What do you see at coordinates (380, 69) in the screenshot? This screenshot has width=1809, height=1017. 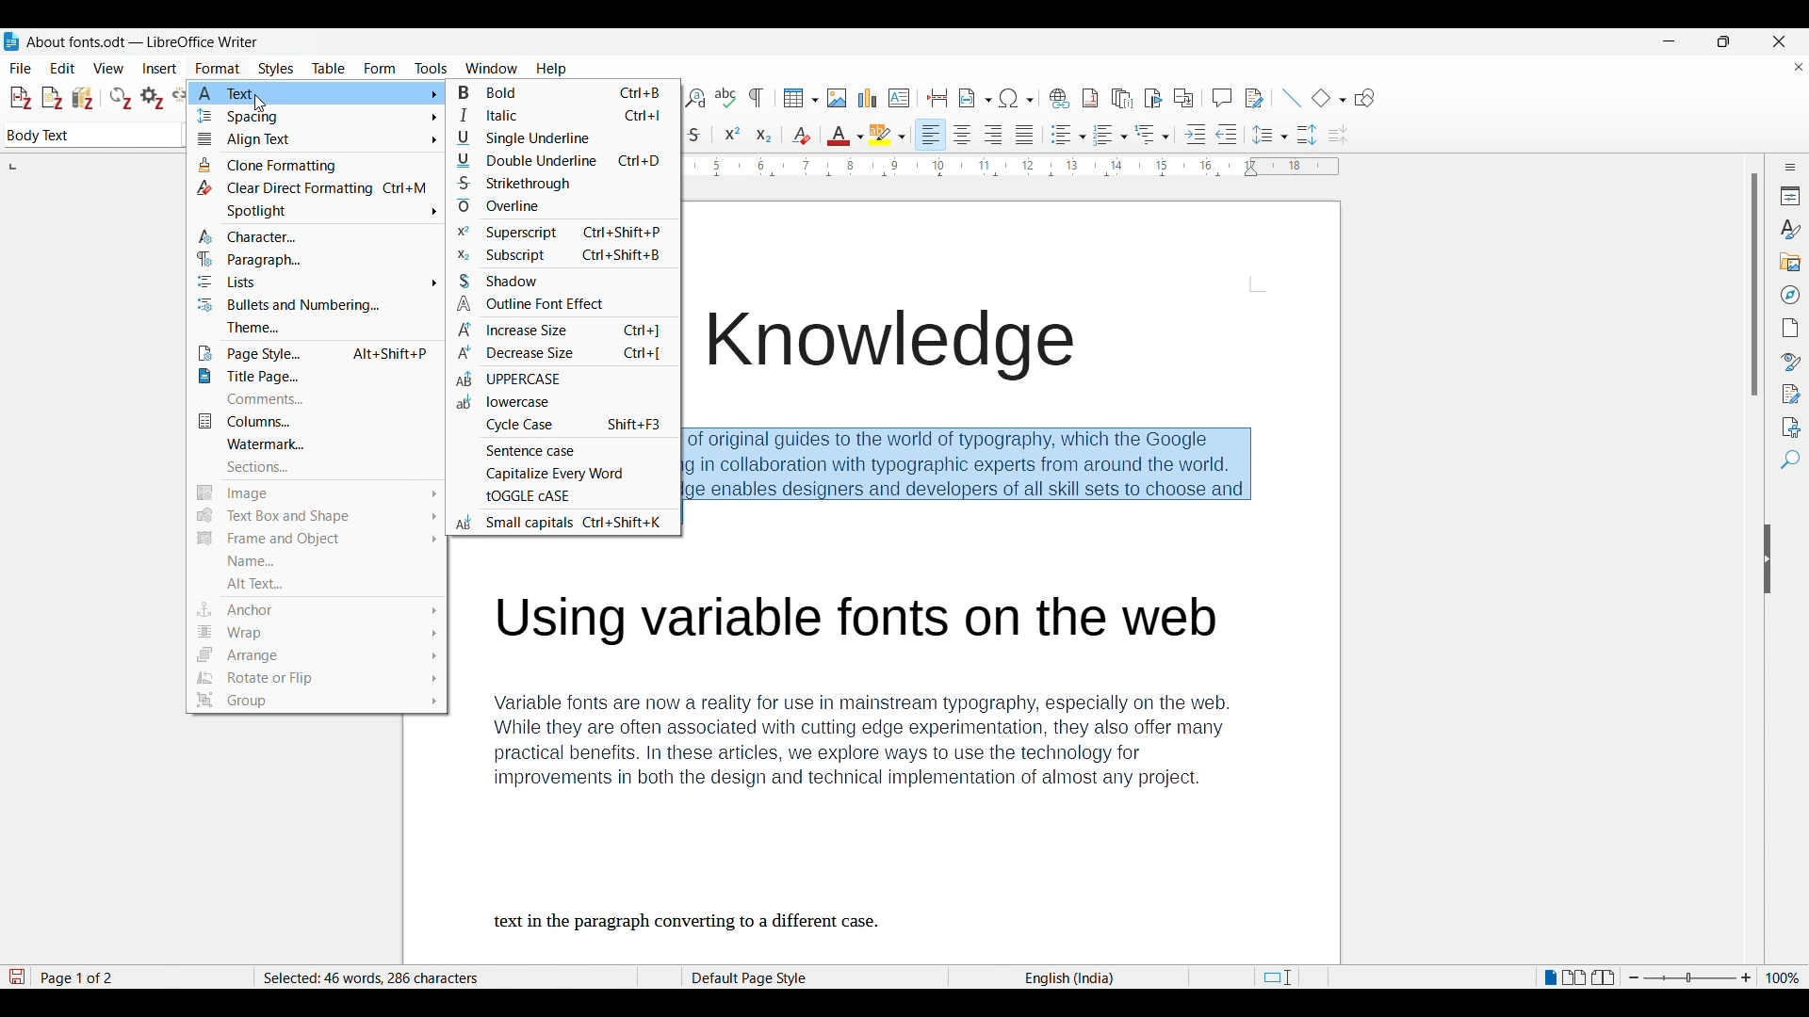 I see `Form menu` at bounding box center [380, 69].